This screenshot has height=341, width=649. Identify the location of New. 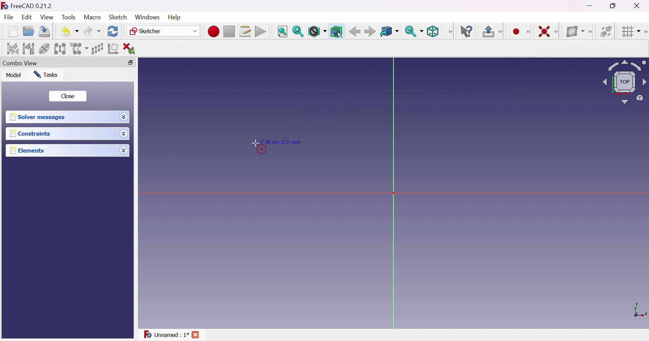
(12, 31).